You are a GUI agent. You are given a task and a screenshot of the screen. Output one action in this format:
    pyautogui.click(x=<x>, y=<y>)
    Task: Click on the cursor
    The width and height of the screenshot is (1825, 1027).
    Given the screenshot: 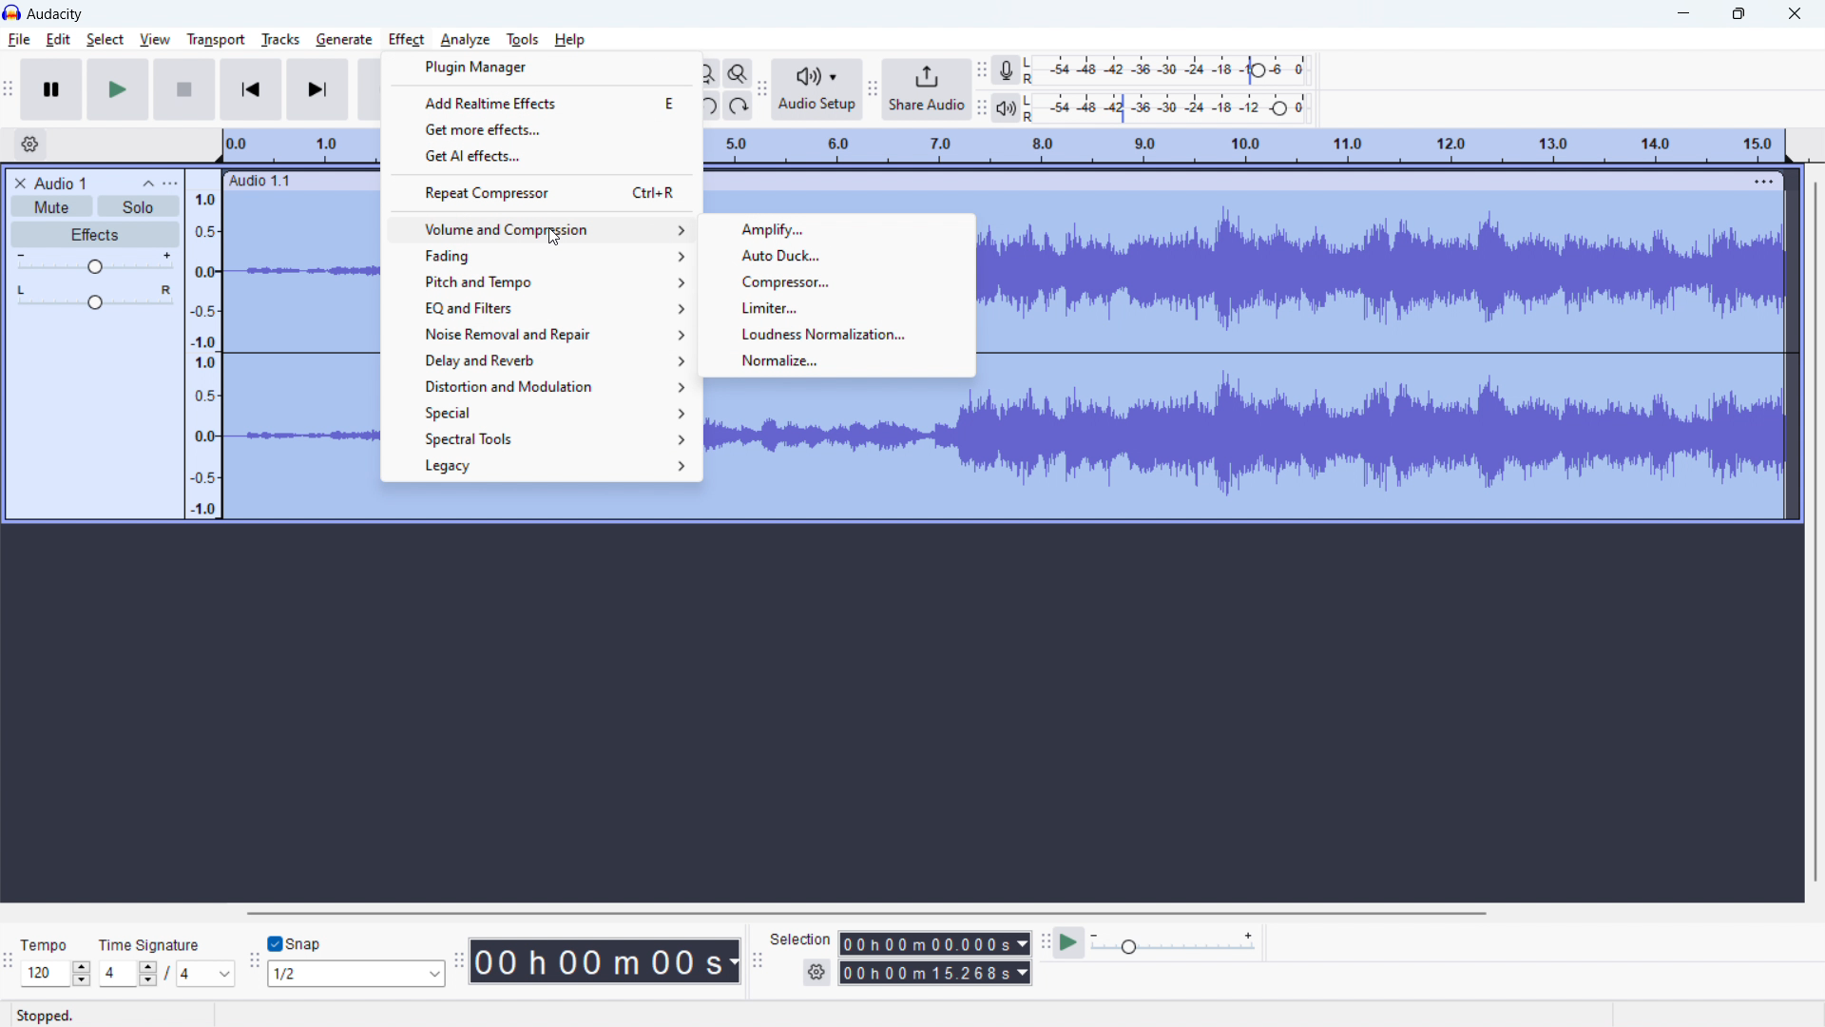 What is the action you would take?
    pyautogui.click(x=554, y=238)
    